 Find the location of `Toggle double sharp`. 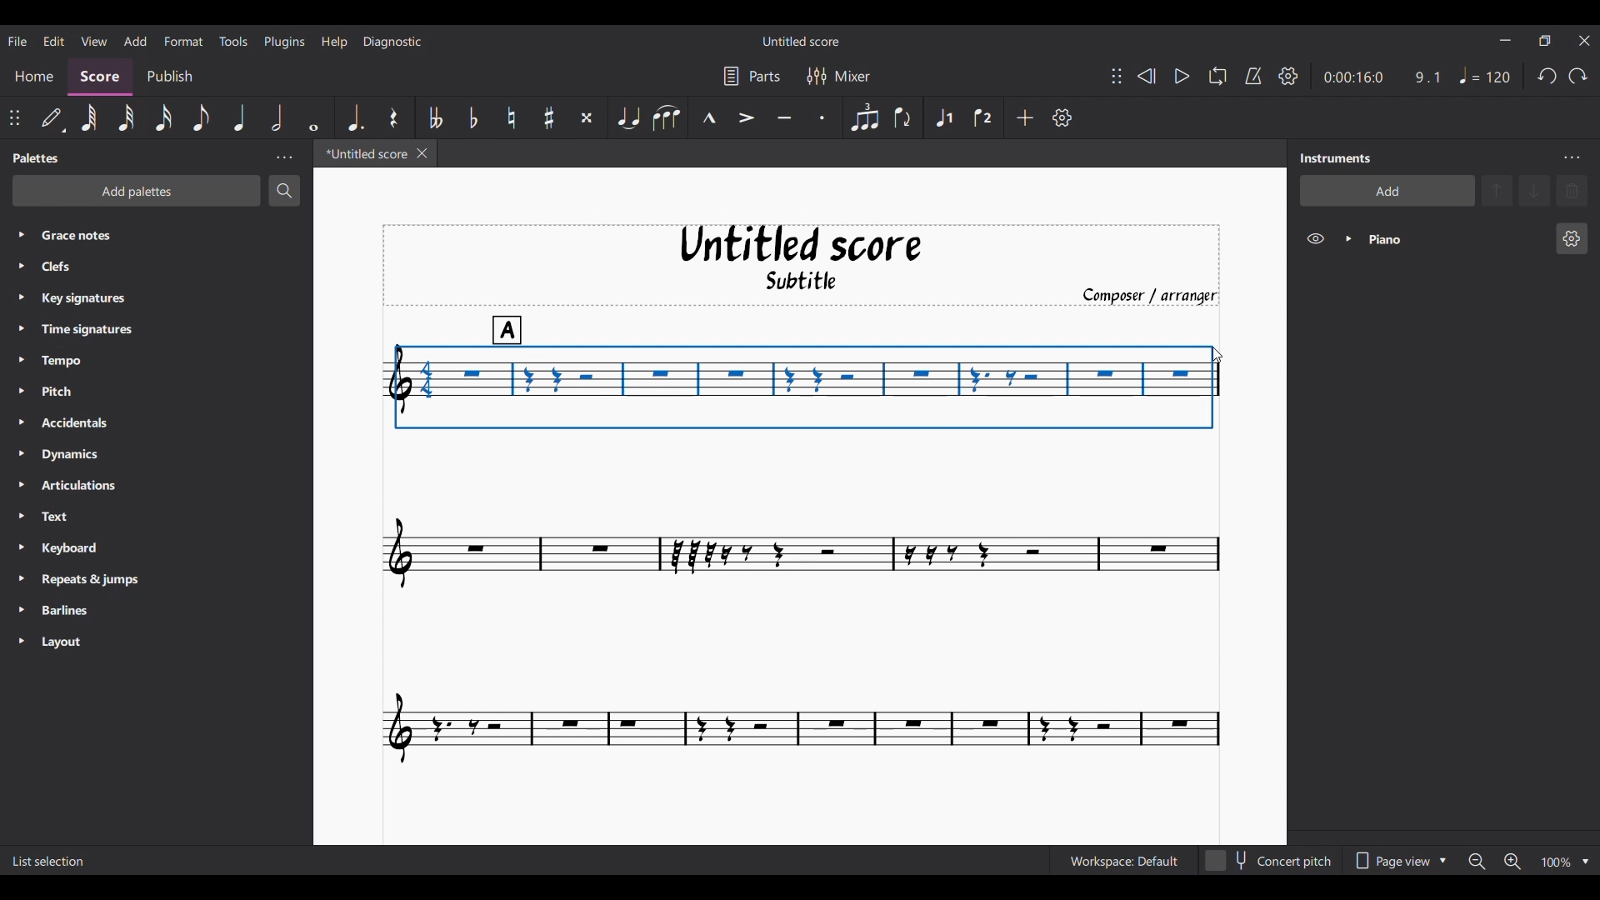

Toggle double sharp is located at coordinates (587, 117).